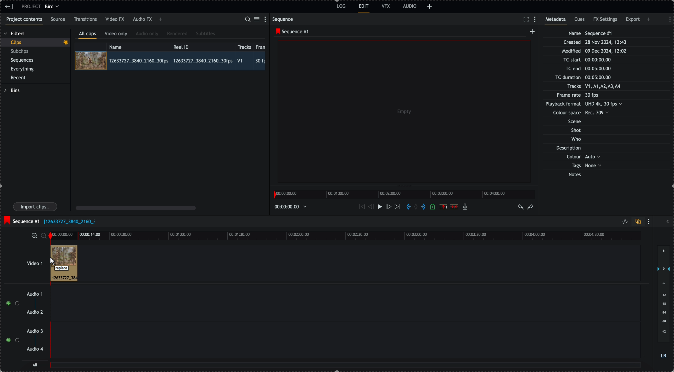  I want to click on all, so click(35, 365).